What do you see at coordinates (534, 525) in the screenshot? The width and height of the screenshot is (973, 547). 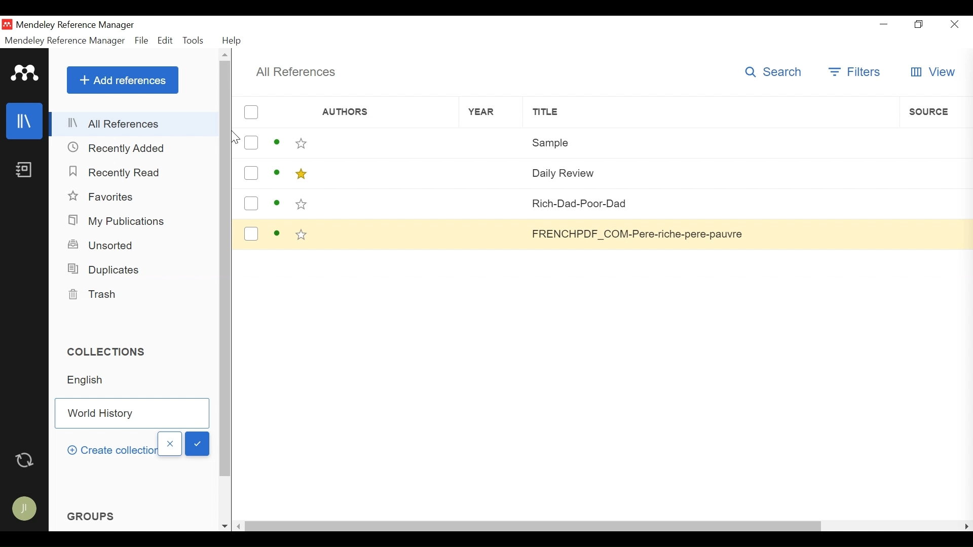 I see `Horizontal scroll bar` at bounding box center [534, 525].